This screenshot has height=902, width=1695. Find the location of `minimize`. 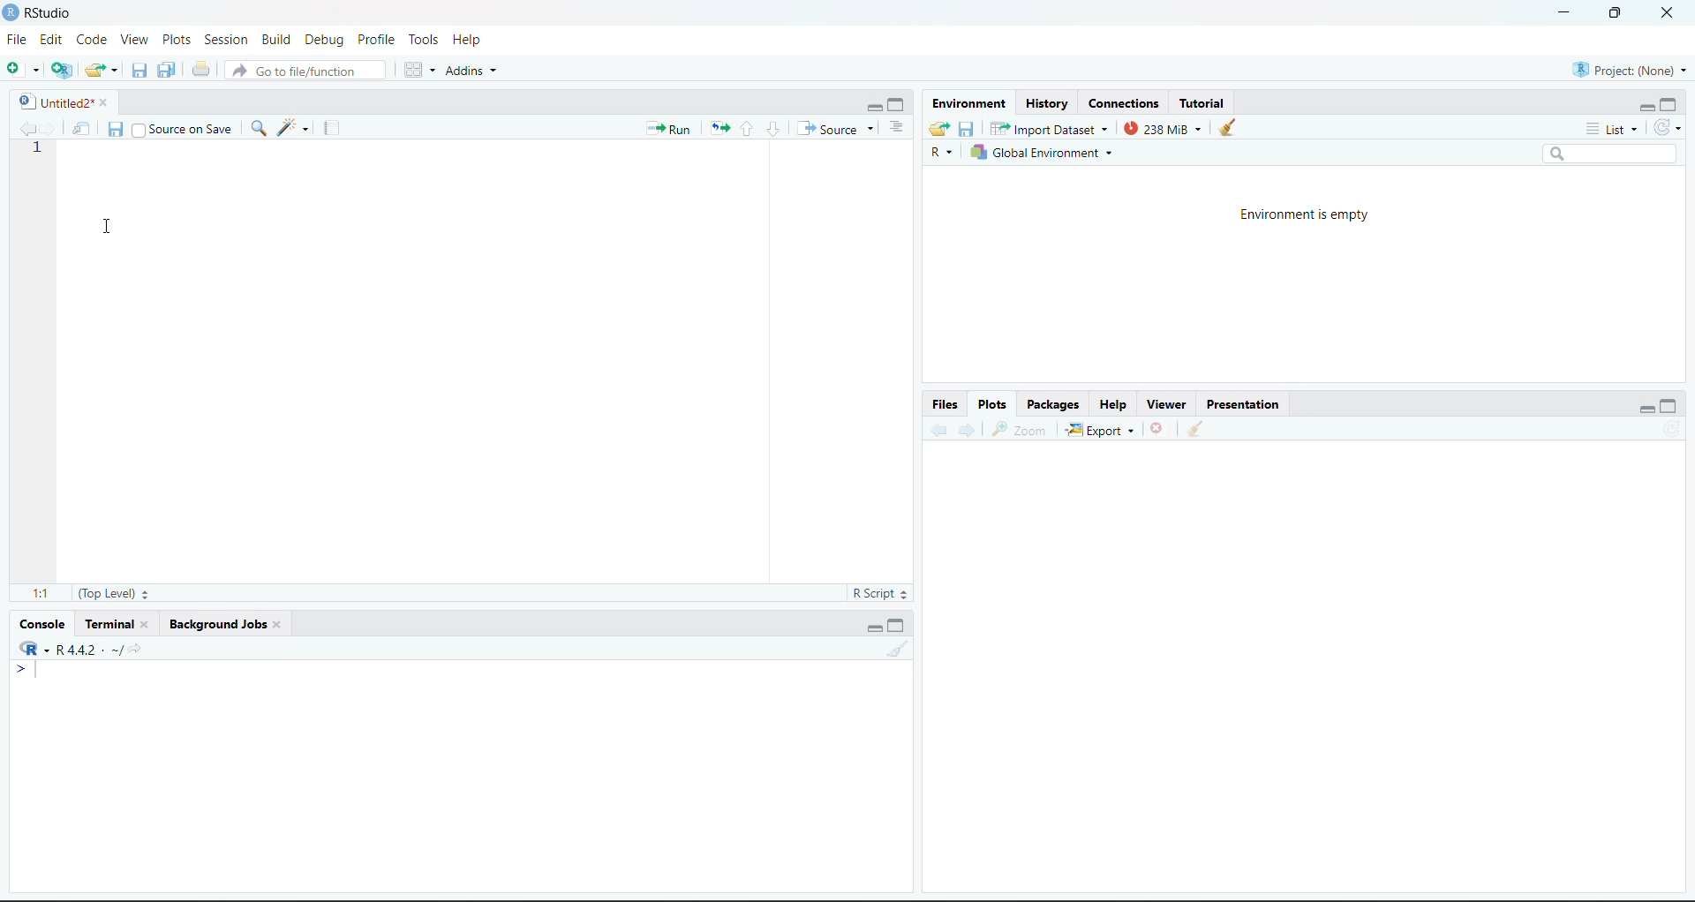

minimize is located at coordinates (1564, 13).